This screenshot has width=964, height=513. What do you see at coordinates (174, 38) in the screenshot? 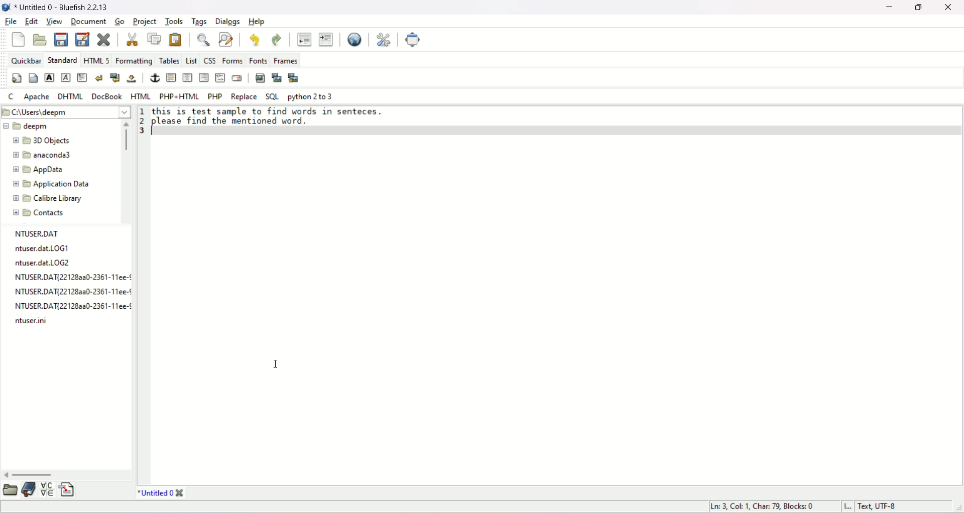
I see `paste` at bounding box center [174, 38].